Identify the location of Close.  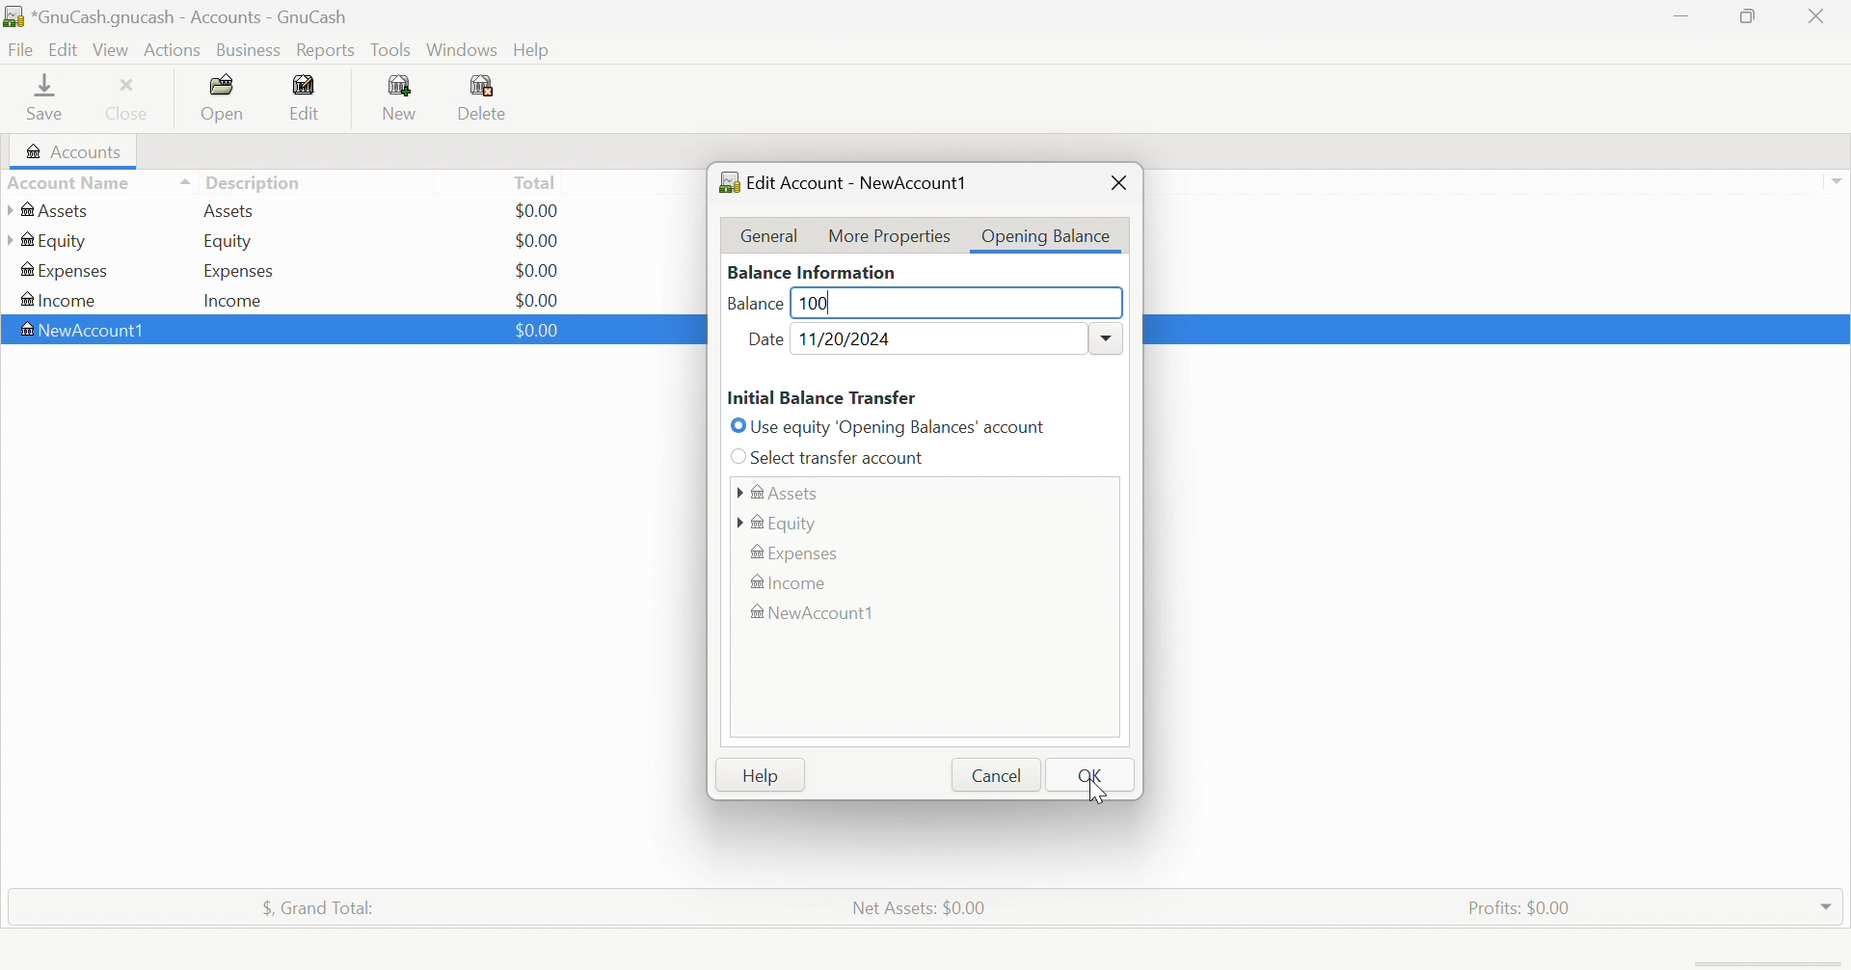
(131, 98).